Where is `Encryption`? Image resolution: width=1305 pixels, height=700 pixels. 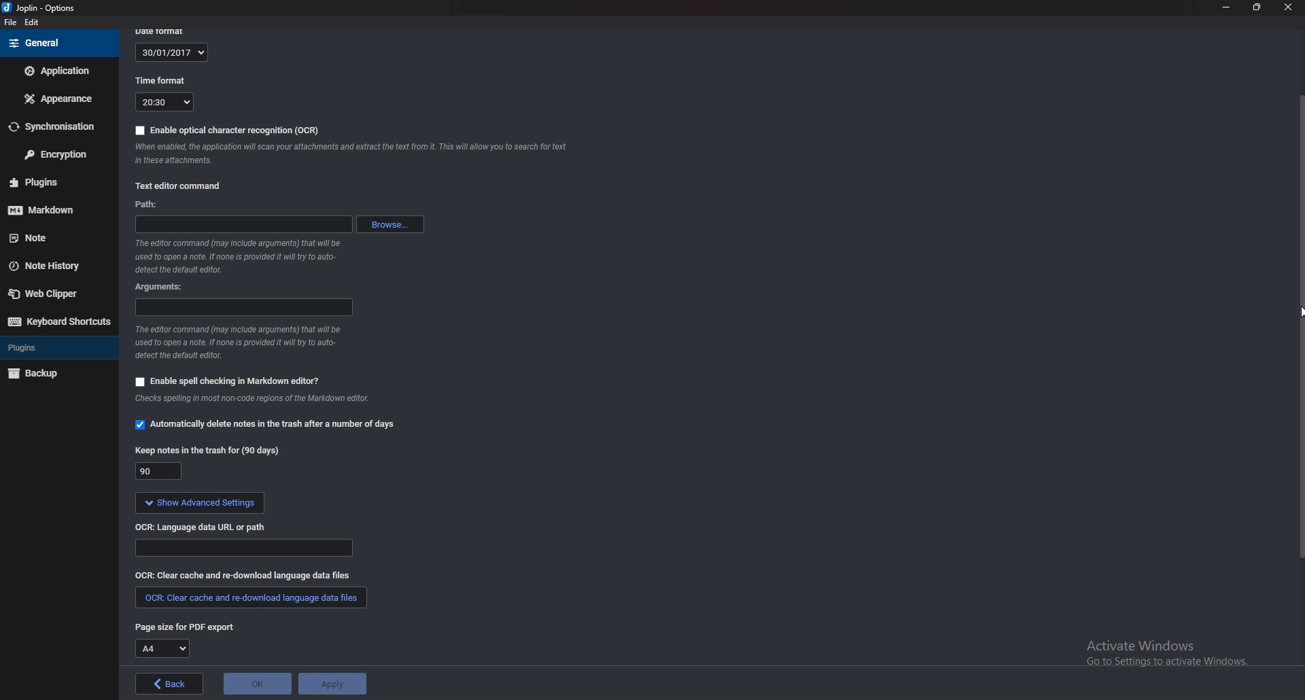 Encryption is located at coordinates (53, 155).